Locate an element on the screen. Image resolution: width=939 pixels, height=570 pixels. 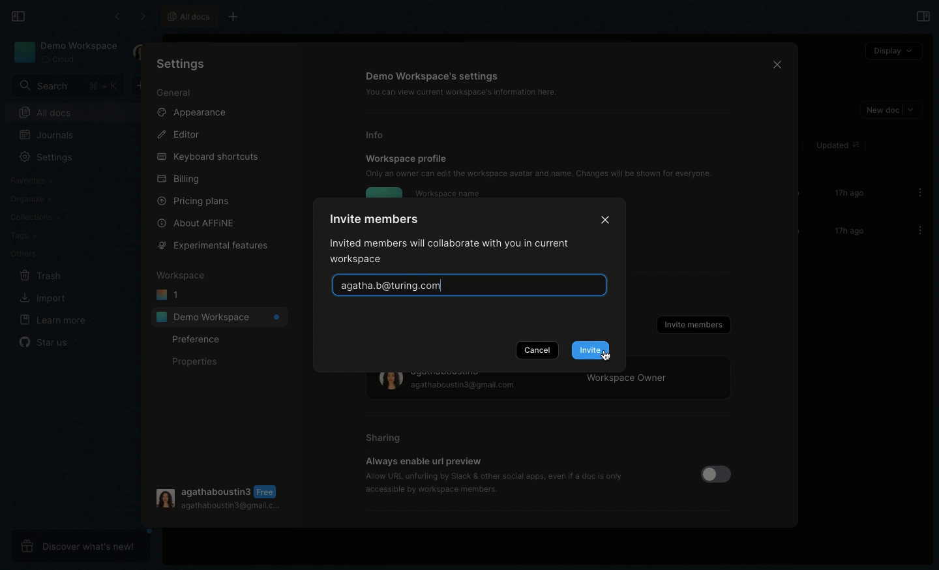
Settings is located at coordinates (186, 66).